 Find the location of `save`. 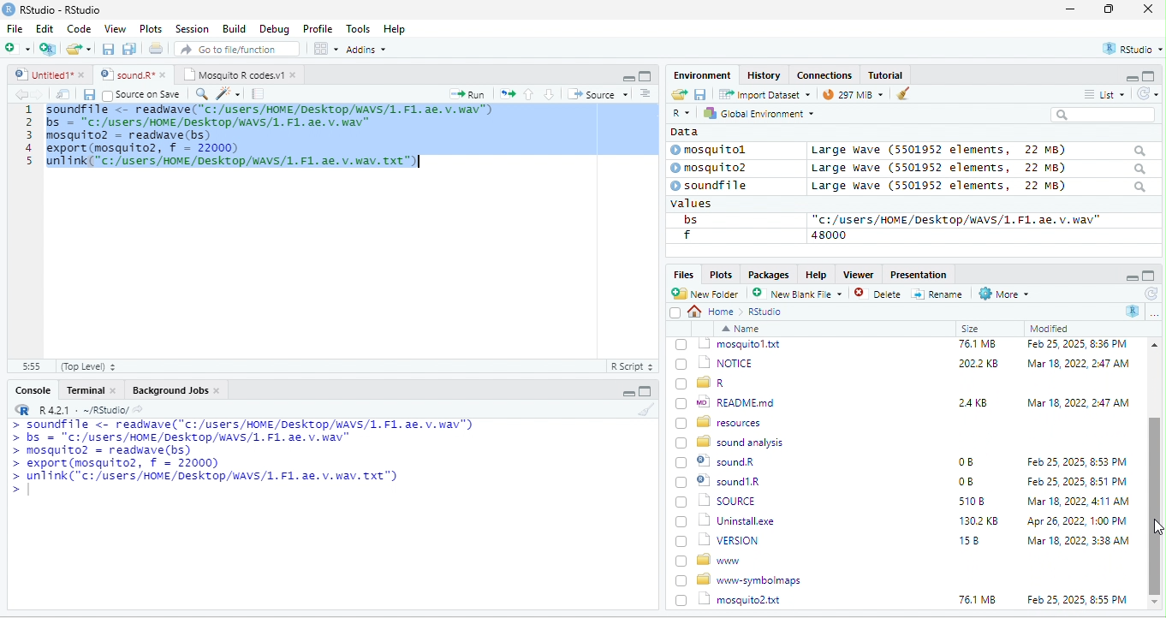

save is located at coordinates (110, 50).